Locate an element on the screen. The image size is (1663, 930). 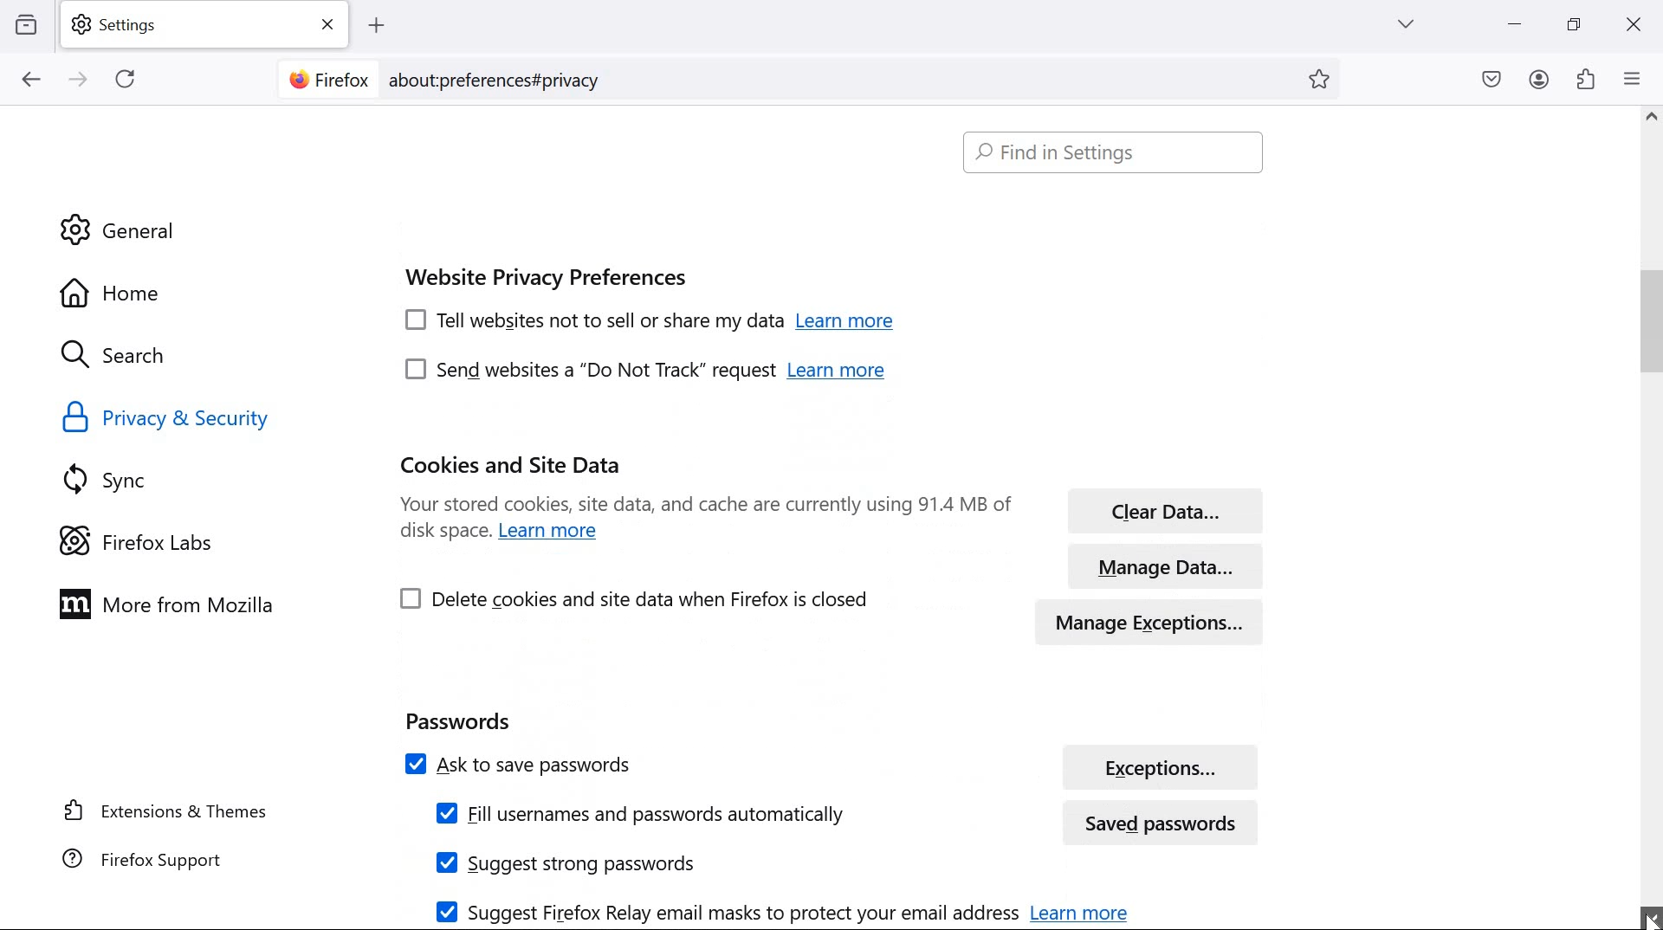
restore down is located at coordinates (1575, 23).